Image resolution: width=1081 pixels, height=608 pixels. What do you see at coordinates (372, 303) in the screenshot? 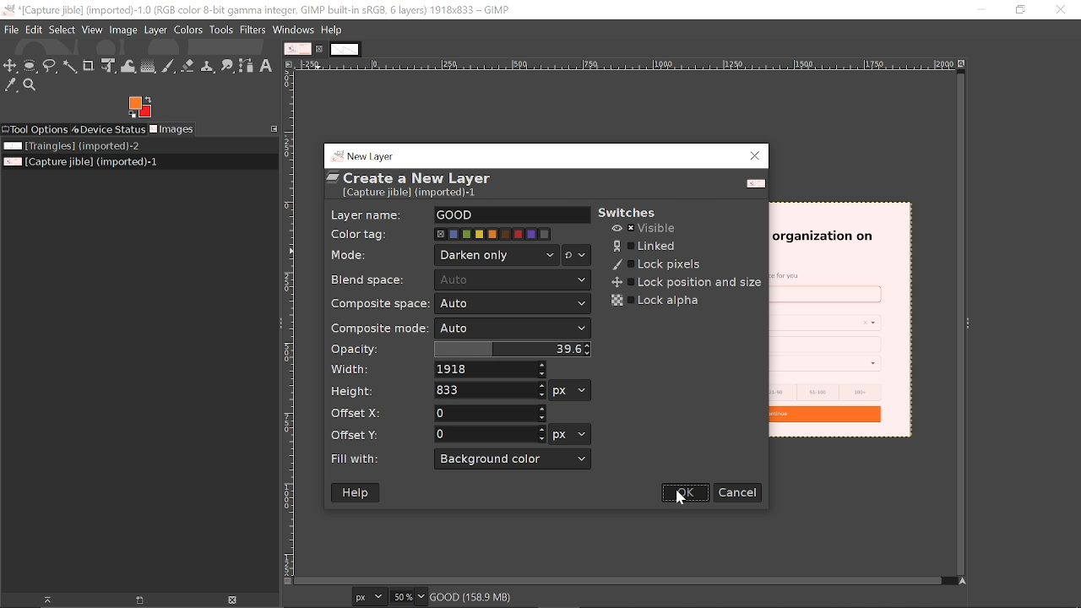
I see `Composite space:` at bounding box center [372, 303].